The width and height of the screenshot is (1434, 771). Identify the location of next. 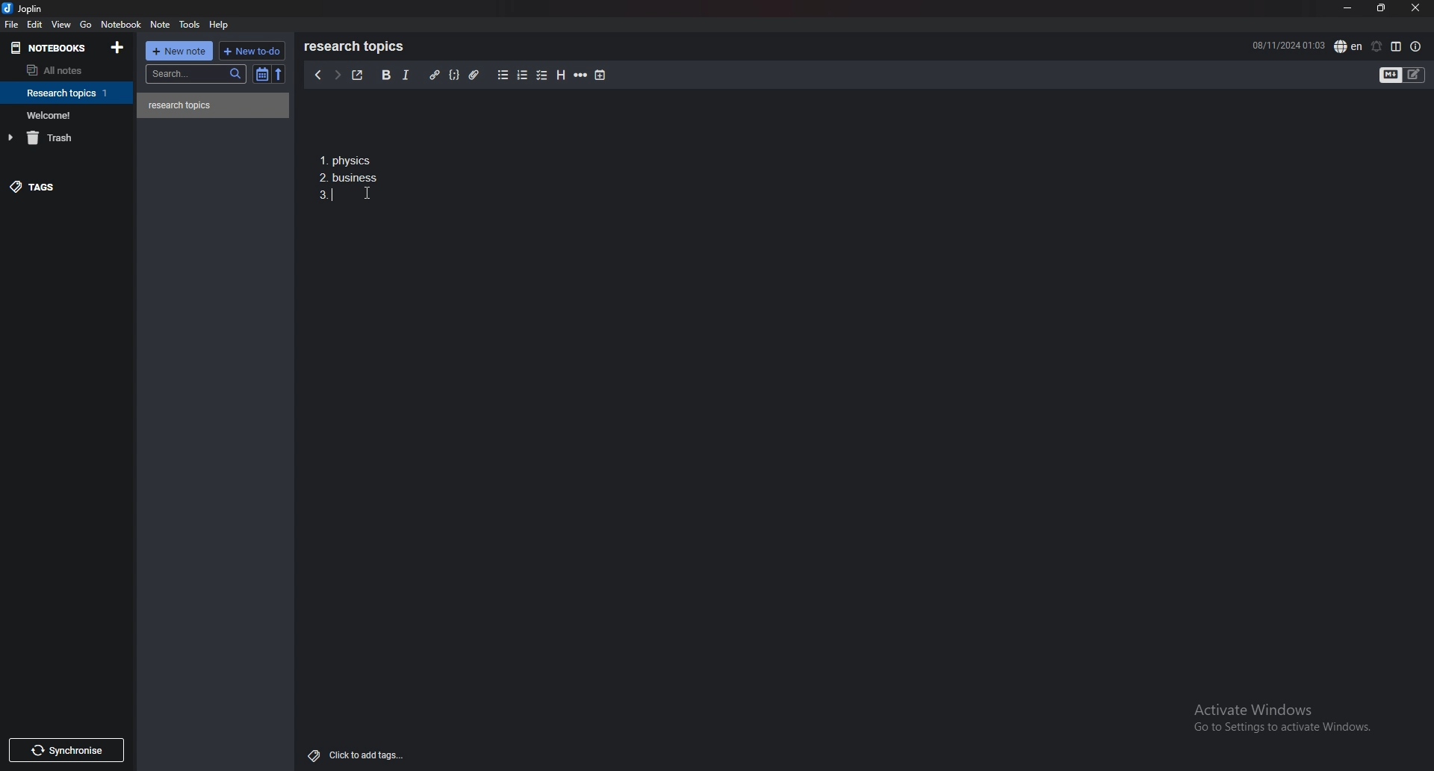
(335, 76).